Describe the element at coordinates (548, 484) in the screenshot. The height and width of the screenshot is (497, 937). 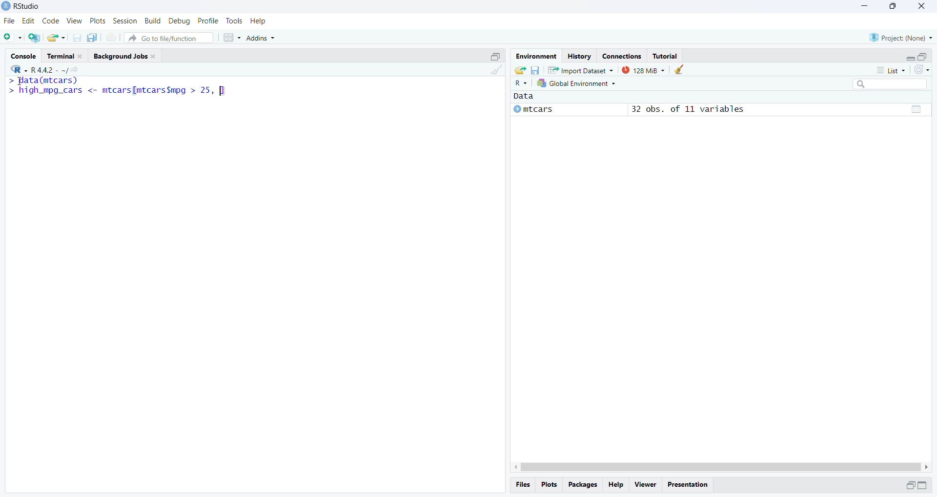
I see `Plots` at that location.